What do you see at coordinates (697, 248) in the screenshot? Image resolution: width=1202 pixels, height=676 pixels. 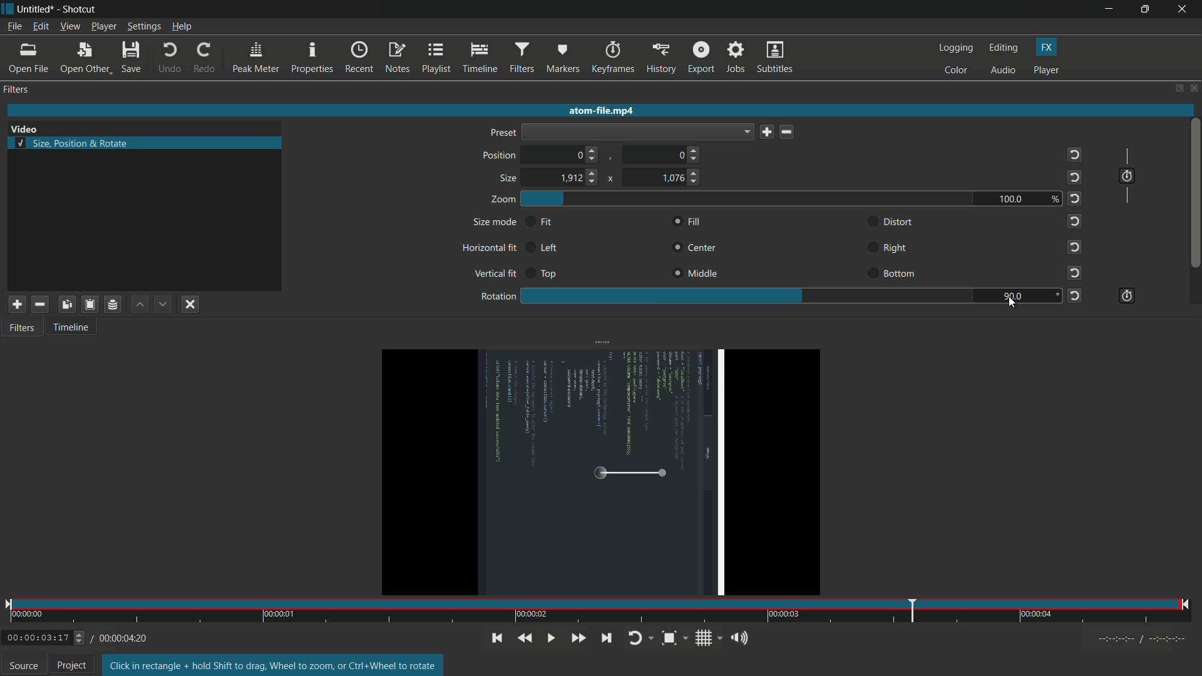 I see `center` at bounding box center [697, 248].